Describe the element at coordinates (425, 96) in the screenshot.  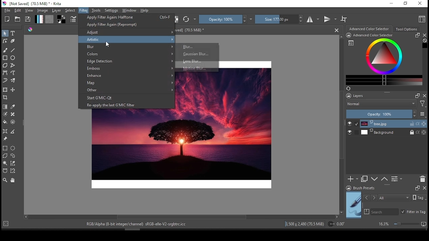
I see `close docker` at that location.